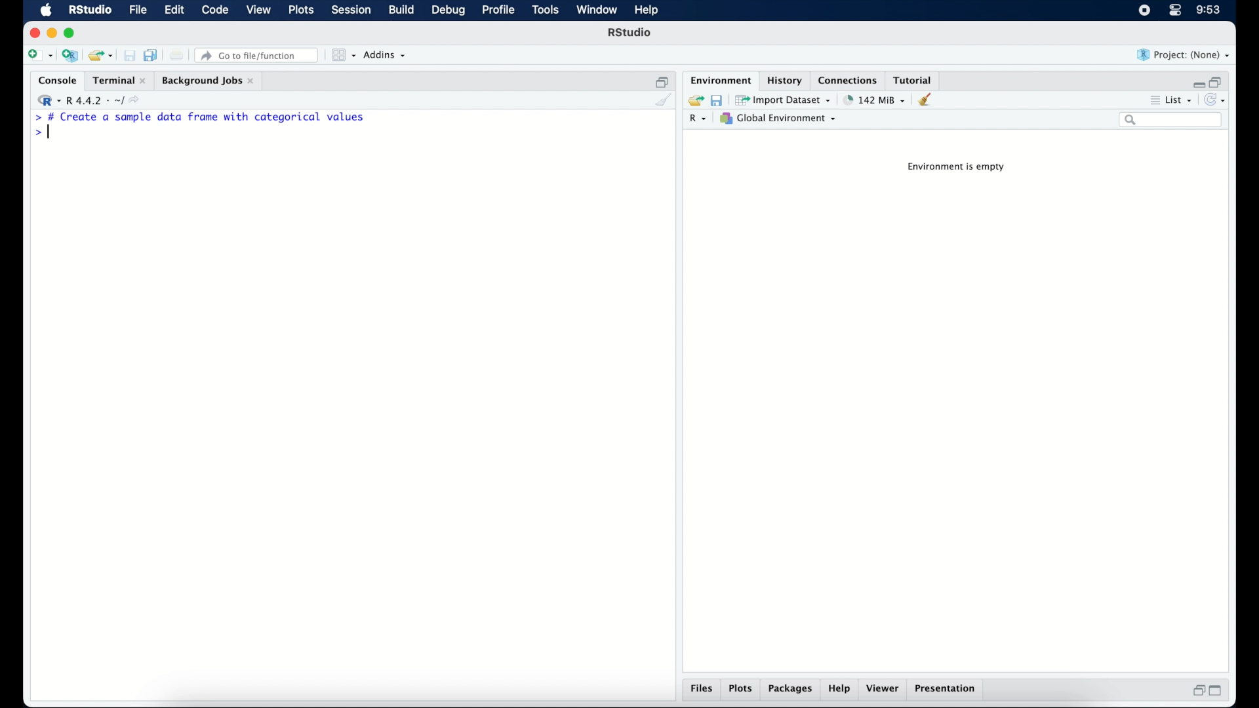 The image size is (1259, 708). Describe the element at coordinates (782, 119) in the screenshot. I see `global environment` at that location.